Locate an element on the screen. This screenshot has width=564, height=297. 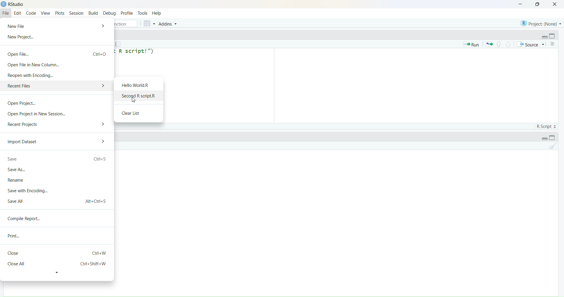
More is located at coordinates (105, 142).